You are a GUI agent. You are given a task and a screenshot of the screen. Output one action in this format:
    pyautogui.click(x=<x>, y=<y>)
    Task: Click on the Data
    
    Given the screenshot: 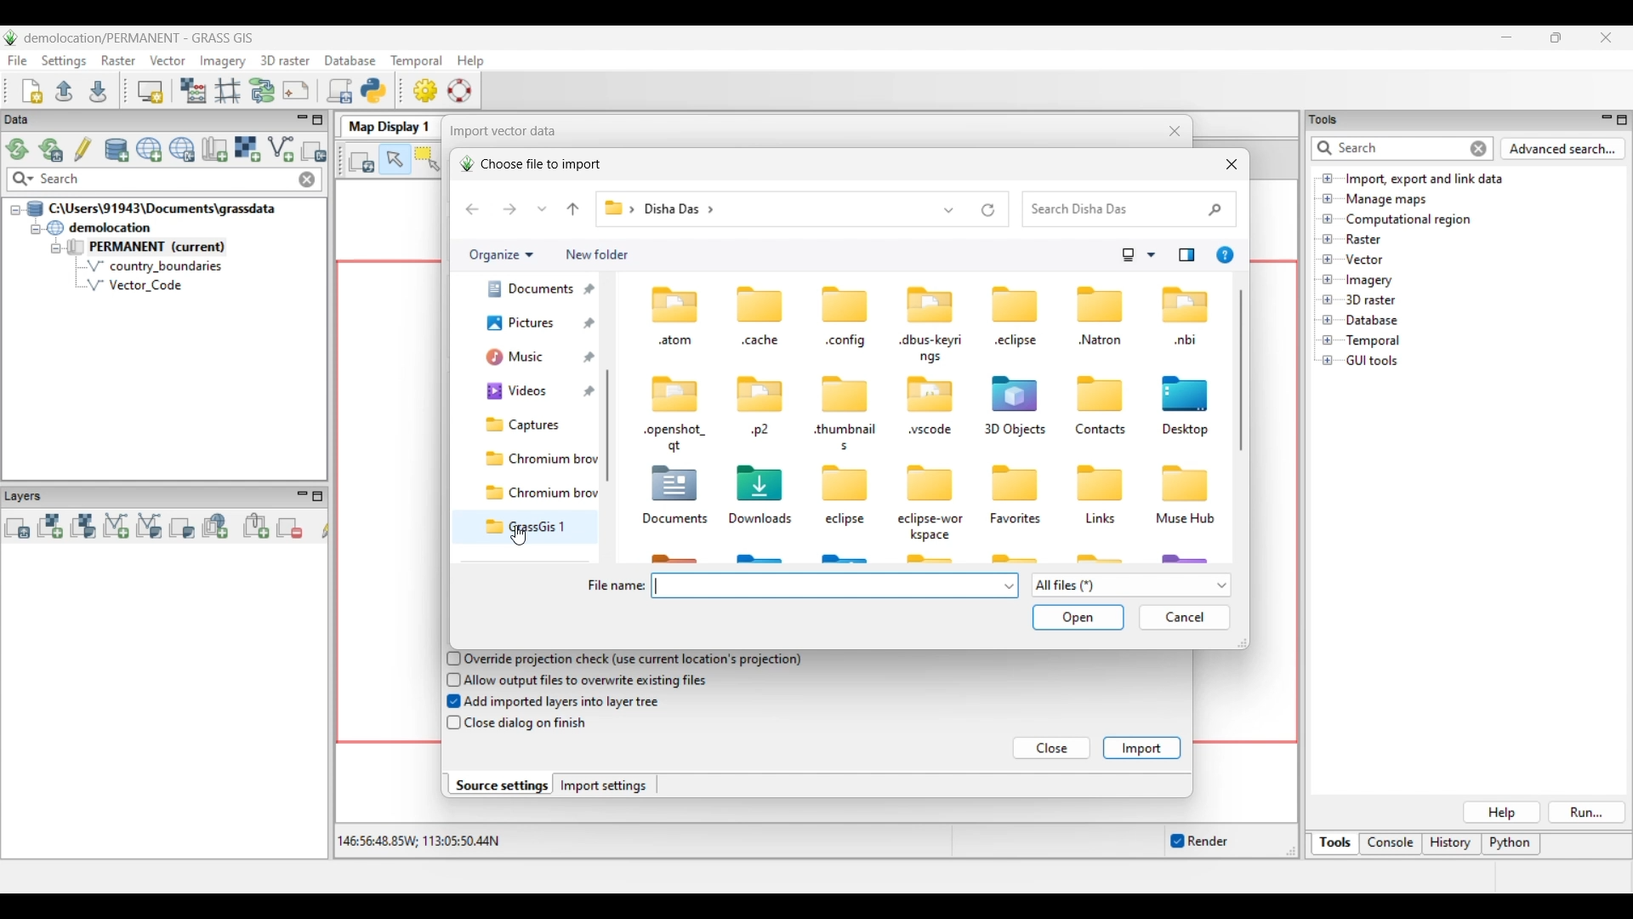 What is the action you would take?
    pyautogui.click(x=31, y=120)
    